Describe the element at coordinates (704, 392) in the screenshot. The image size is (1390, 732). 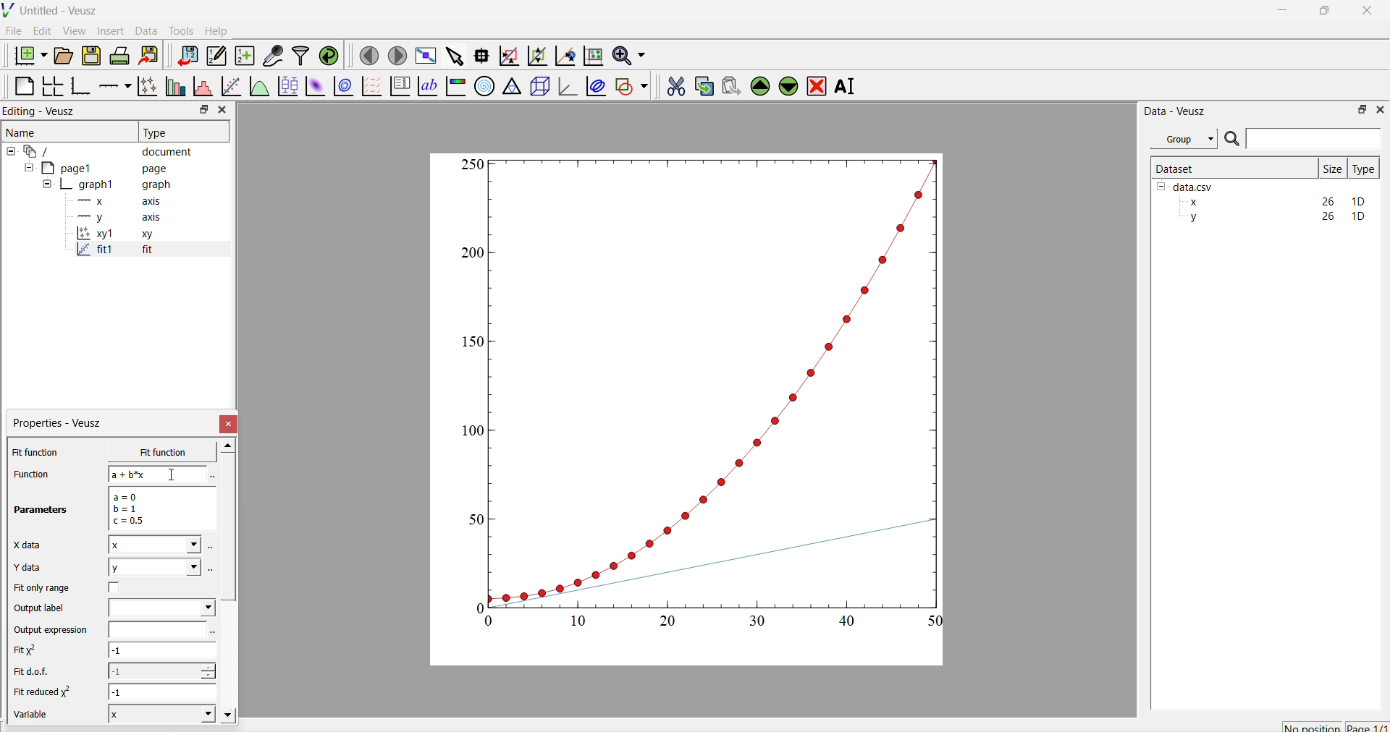
I see `Graph` at that location.